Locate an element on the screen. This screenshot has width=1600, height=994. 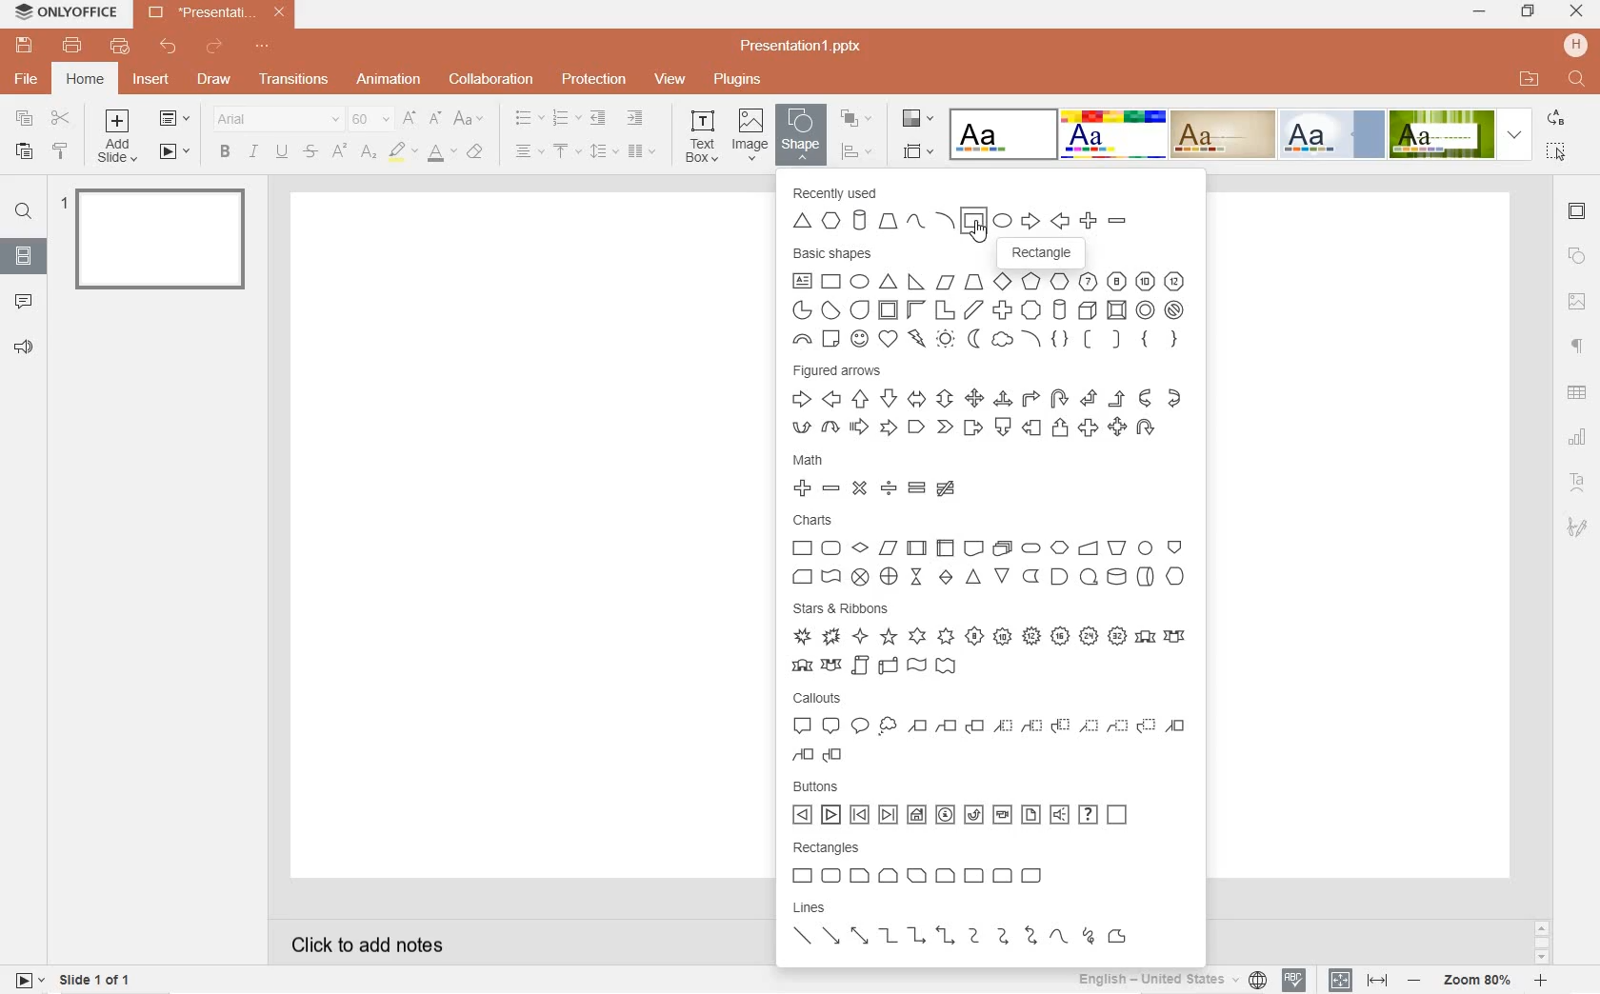
save is located at coordinates (24, 46).